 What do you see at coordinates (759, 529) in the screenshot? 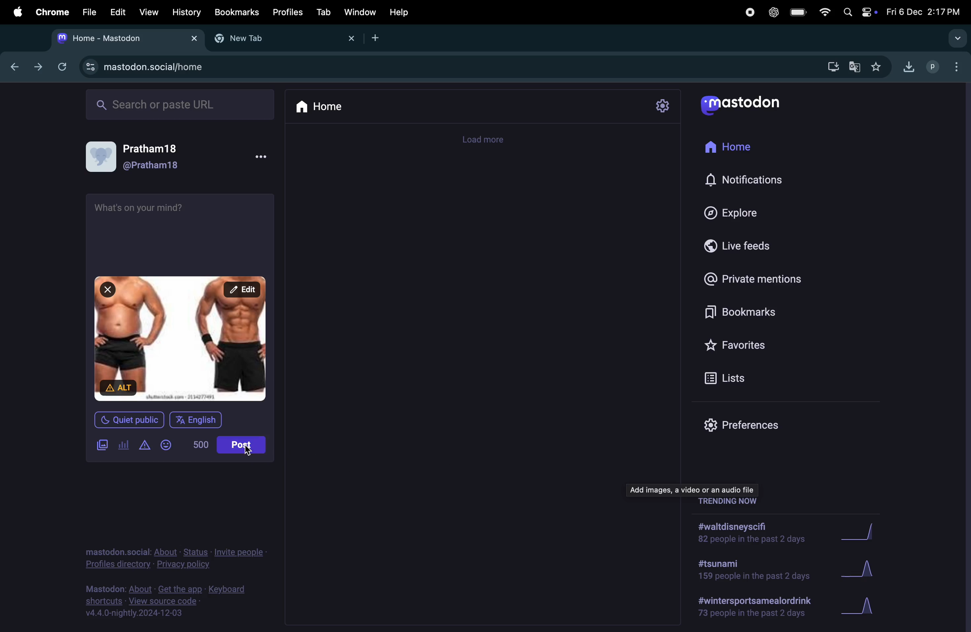
I see `walt disney scifi` at bounding box center [759, 529].